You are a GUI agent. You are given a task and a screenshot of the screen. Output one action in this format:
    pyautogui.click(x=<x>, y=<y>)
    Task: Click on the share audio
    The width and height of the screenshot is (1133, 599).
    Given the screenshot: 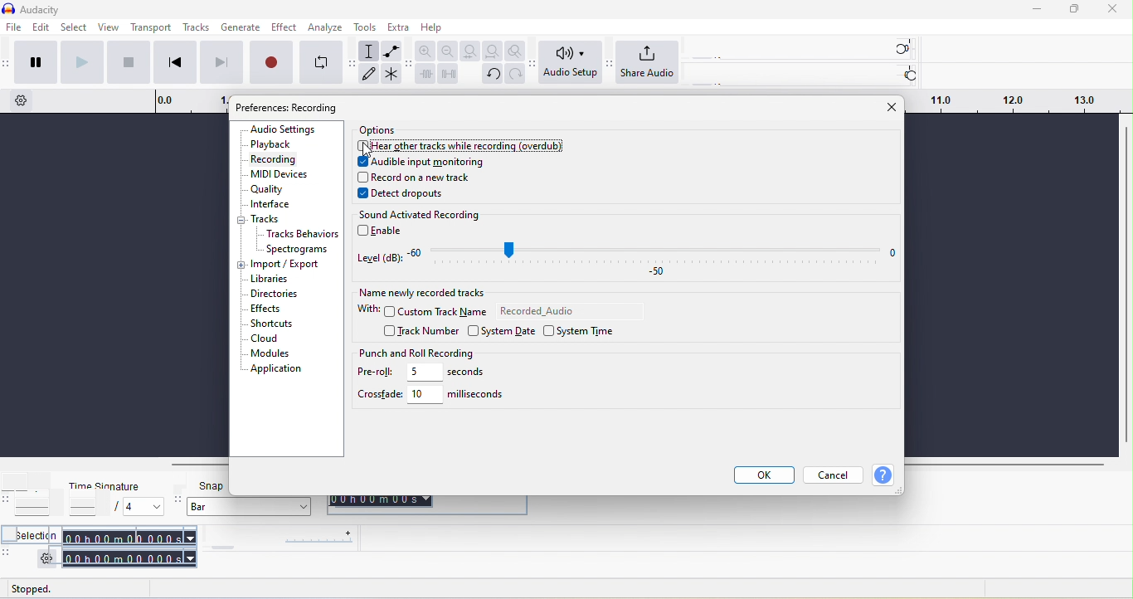 What is the action you would take?
    pyautogui.click(x=647, y=63)
    